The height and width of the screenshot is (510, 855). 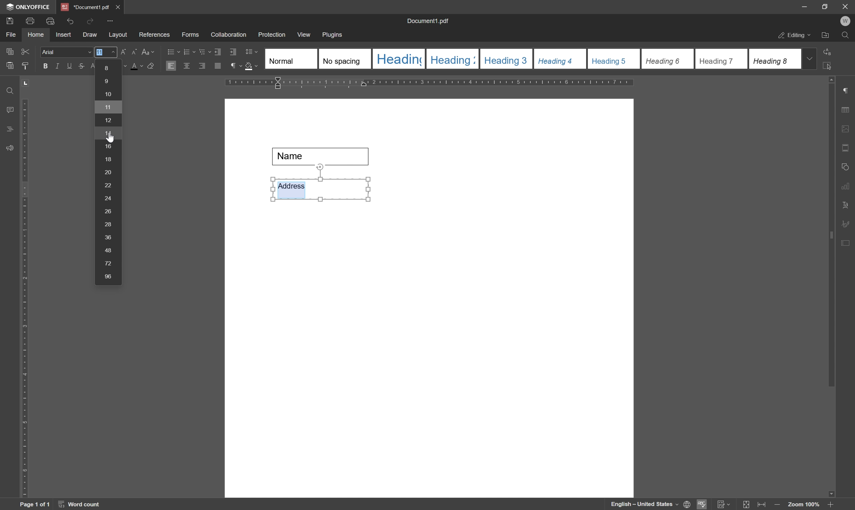 What do you see at coordinates (109, 171) in the screenshot?
I see `font size` at bounding box center [109, 171].